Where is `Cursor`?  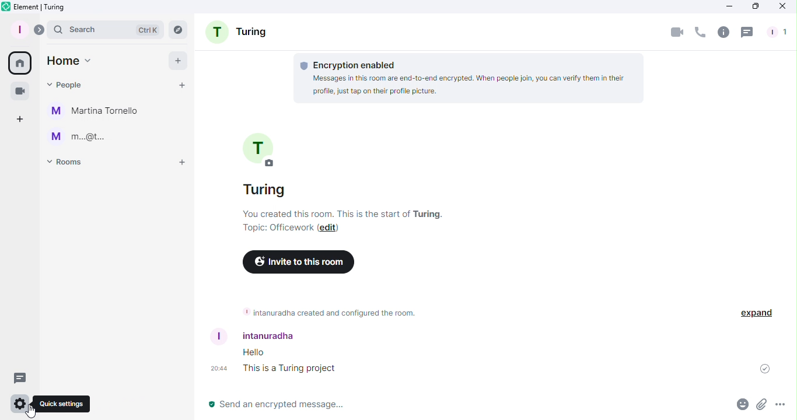
Cursor is located at coordinates (32, 410).